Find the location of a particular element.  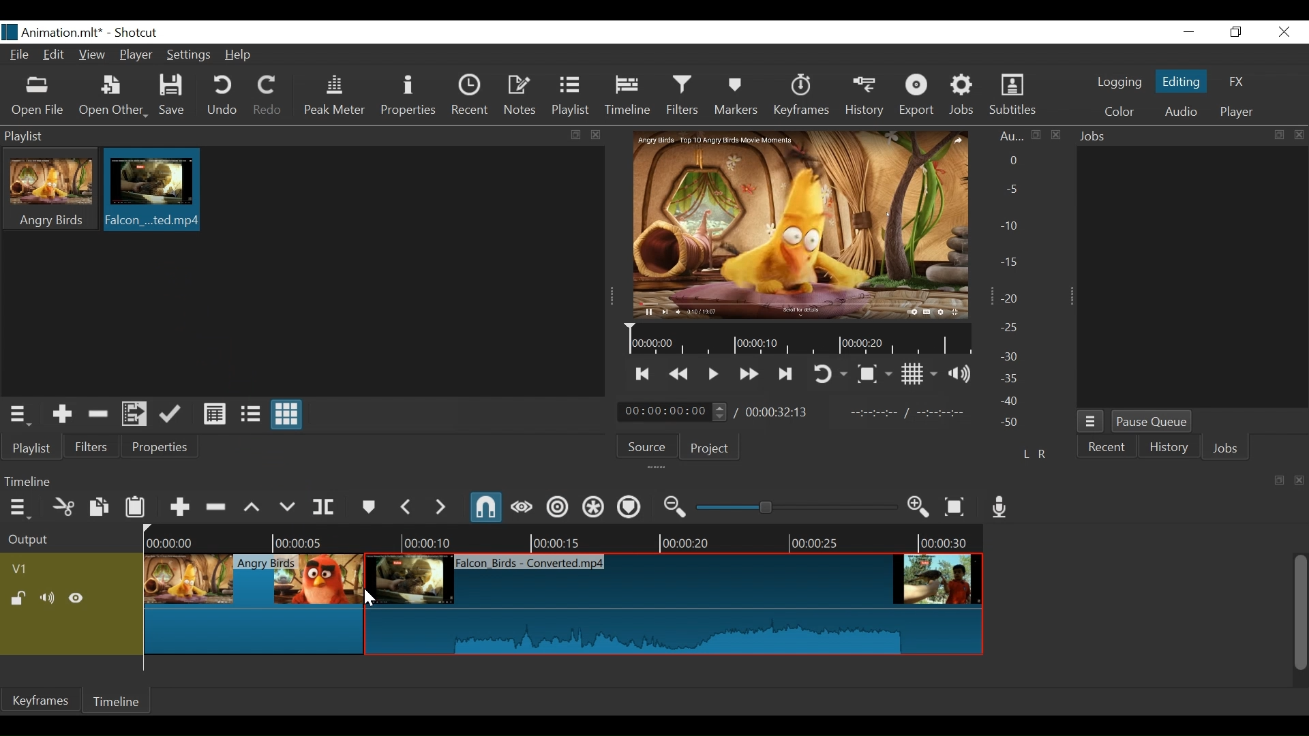

Update is located at coordinates (172, 414).